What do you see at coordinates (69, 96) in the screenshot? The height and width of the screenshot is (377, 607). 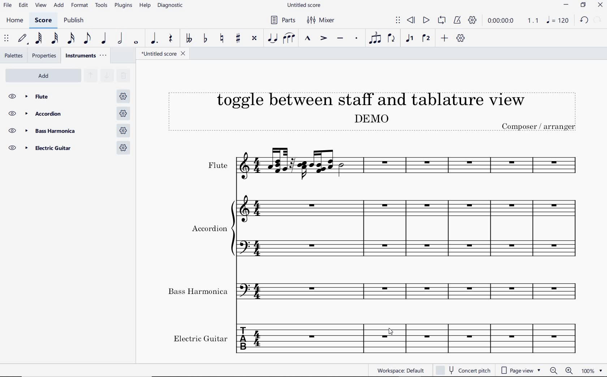 I see `Flute` at bounding box center [69, 96].